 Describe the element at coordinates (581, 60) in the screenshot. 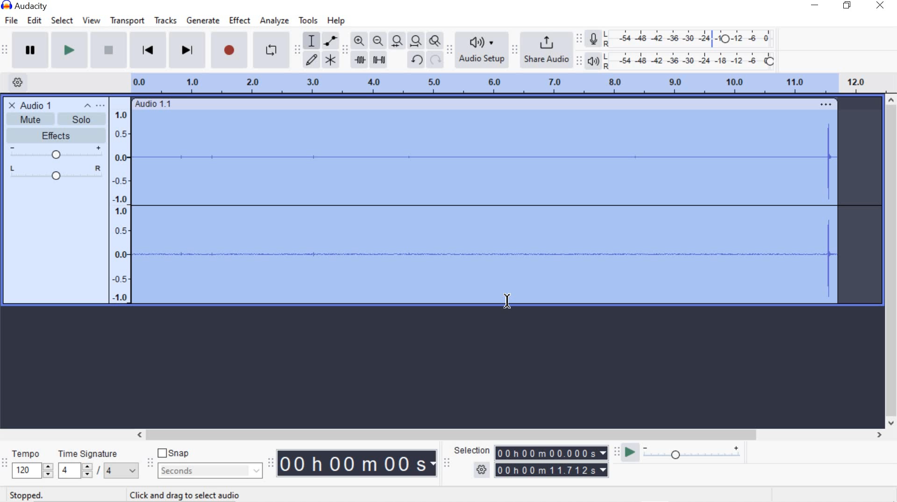

I see `Playback meter toolbar` at that location.